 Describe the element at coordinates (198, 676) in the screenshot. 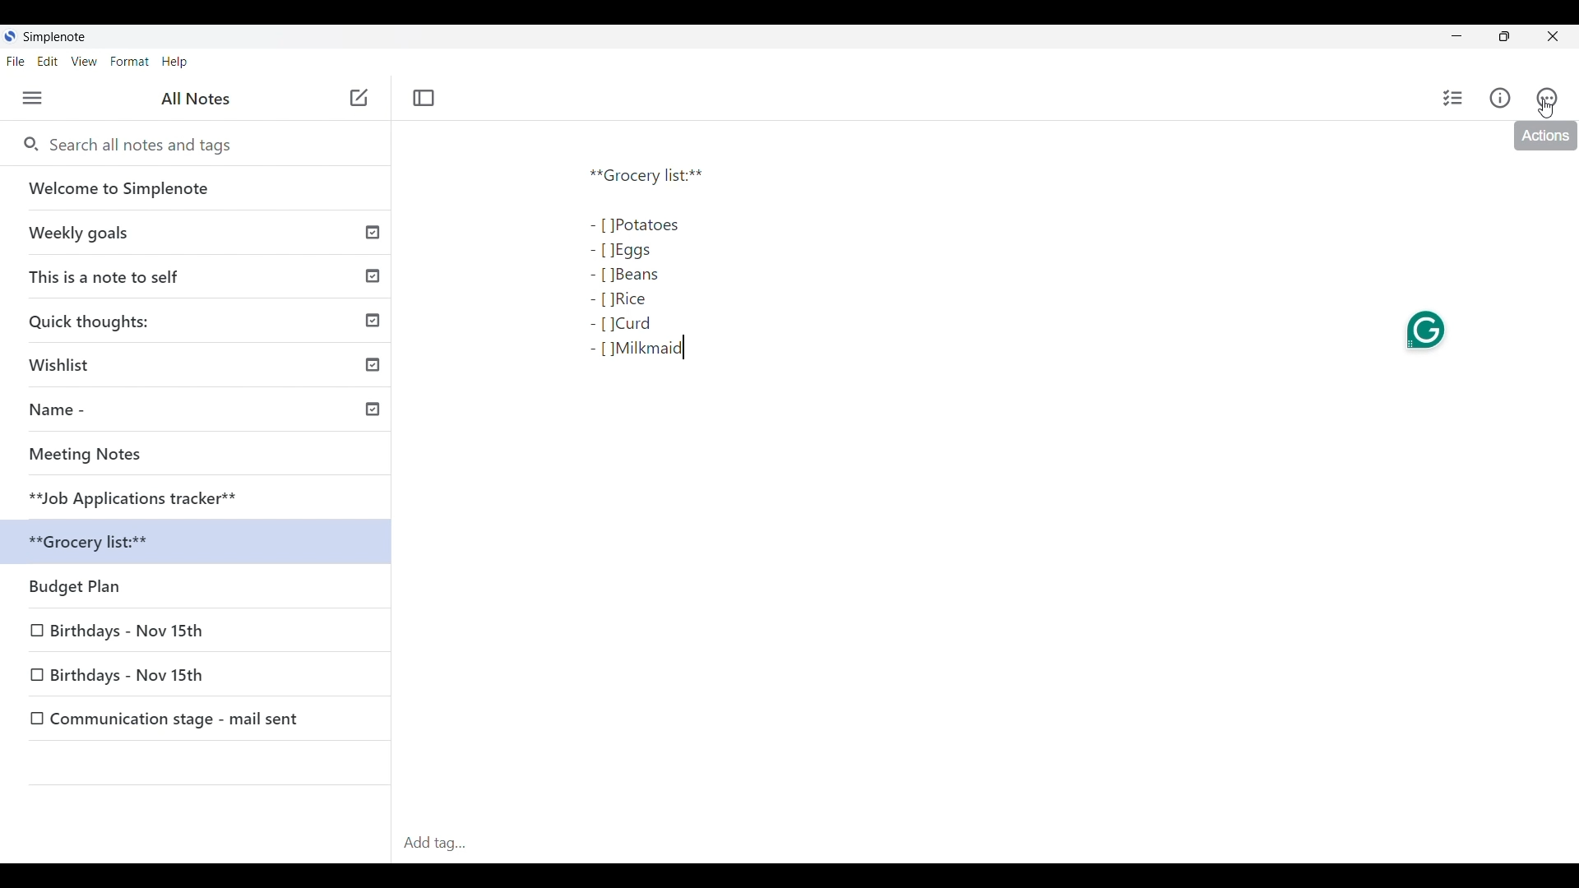

I see `Birthdays - Nov 15th` at that location.